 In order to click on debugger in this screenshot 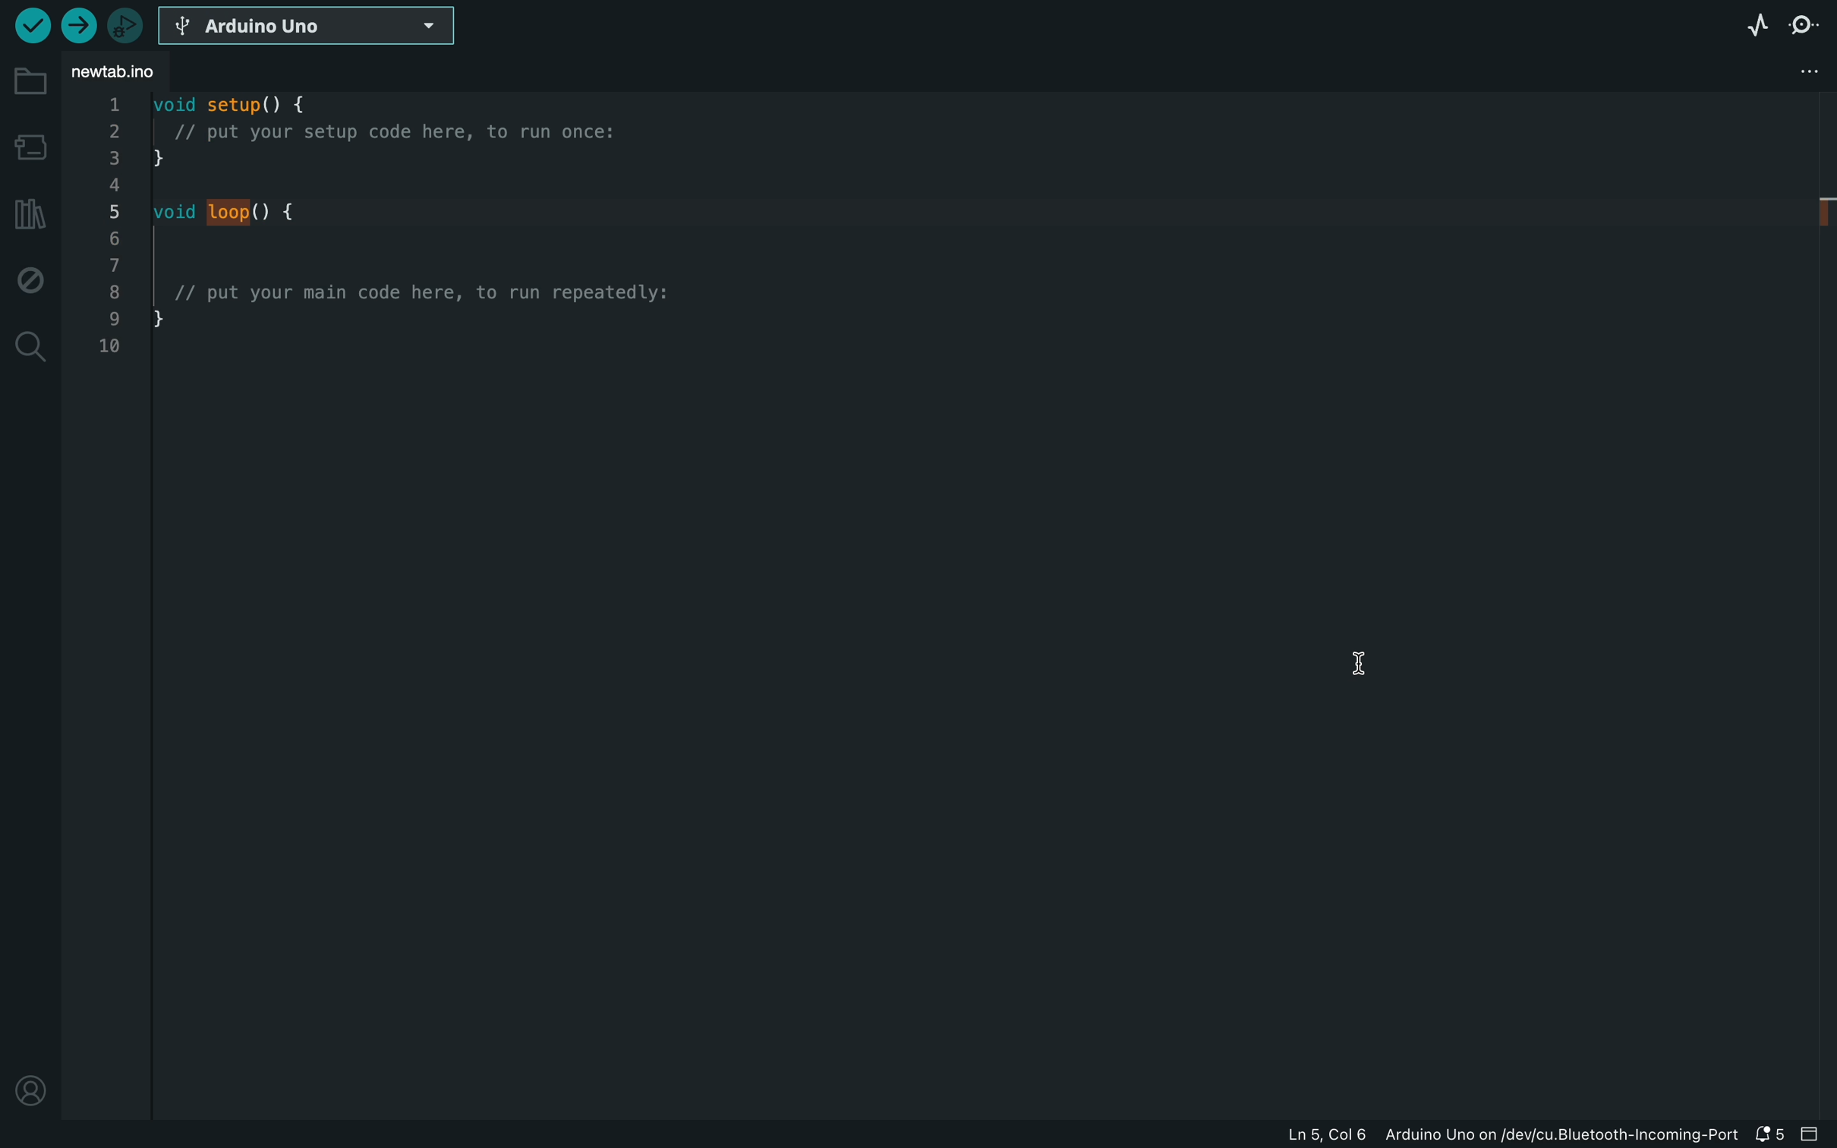, I will do `click(127, 24)`.